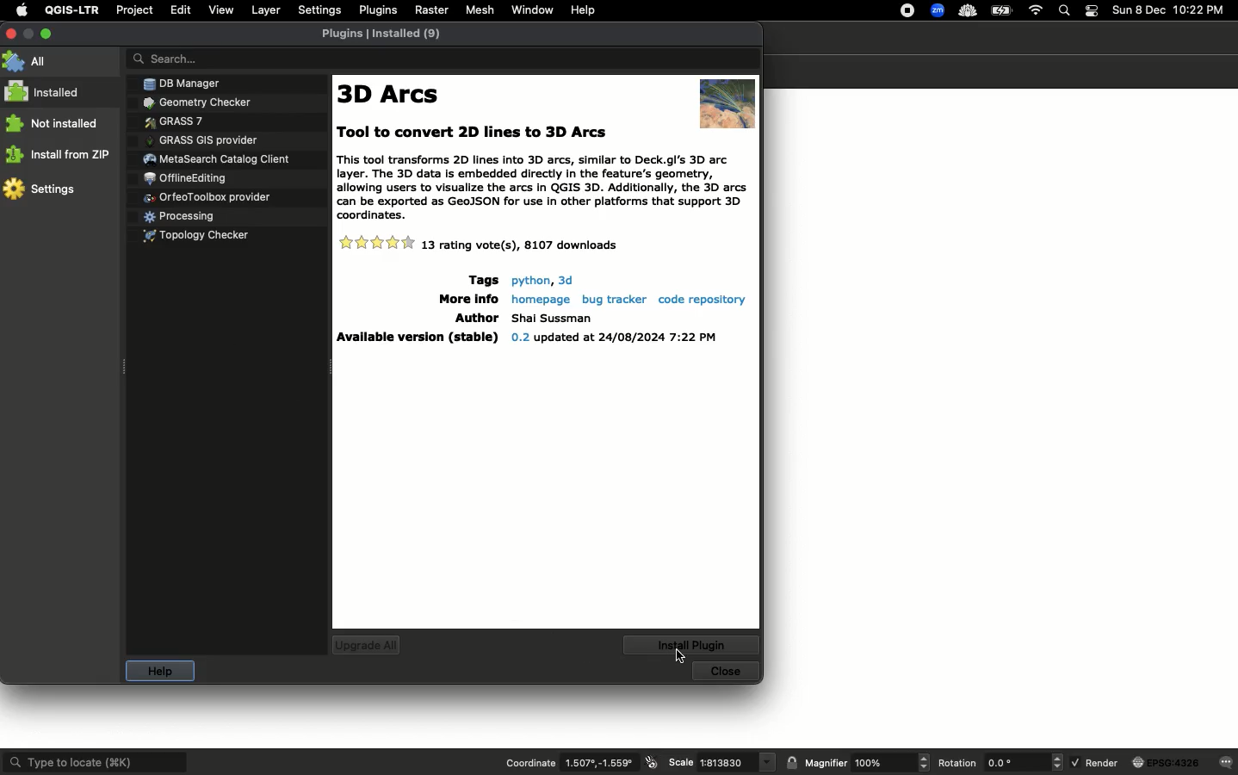 Image resolution: width=1238 pixels, height=775 pixels. I want to click on Plugins, so click(210, 157).